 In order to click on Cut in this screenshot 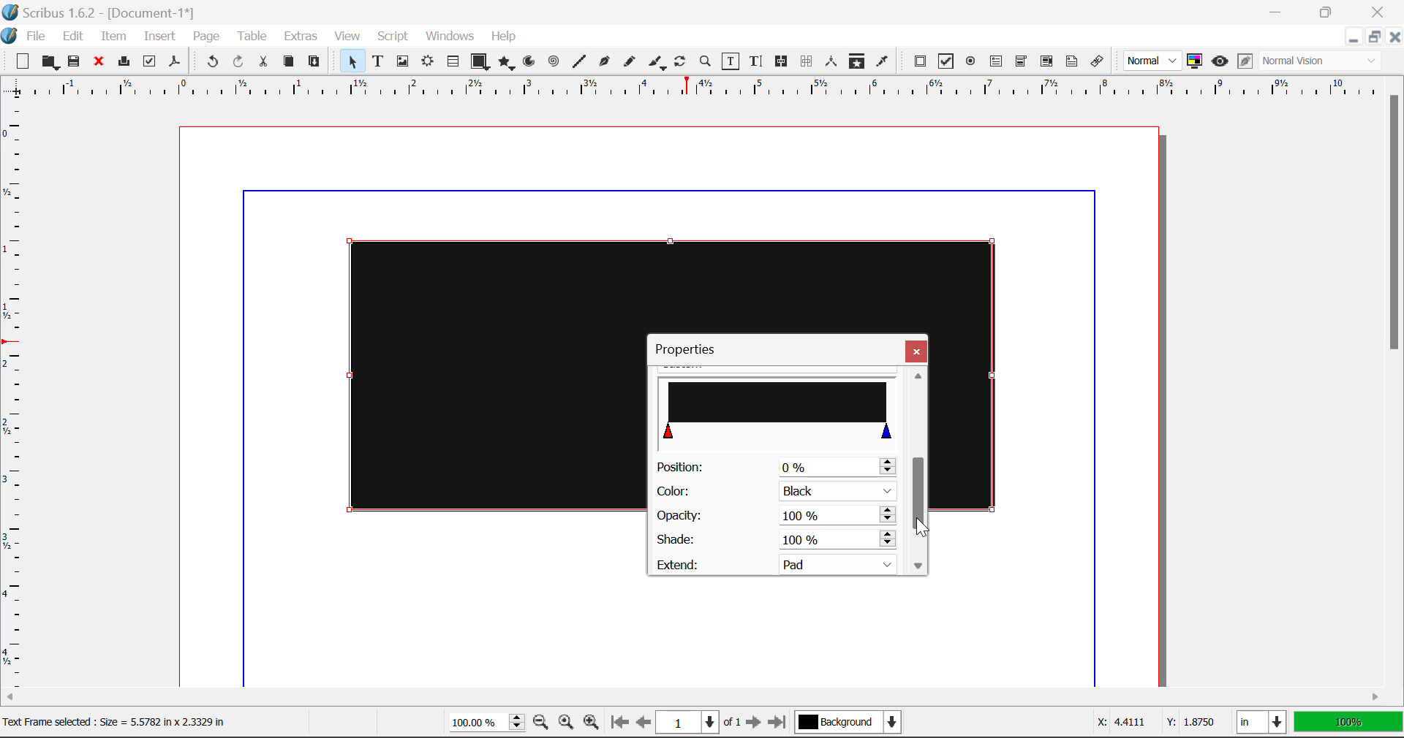, I will do `click(263, 62)`.